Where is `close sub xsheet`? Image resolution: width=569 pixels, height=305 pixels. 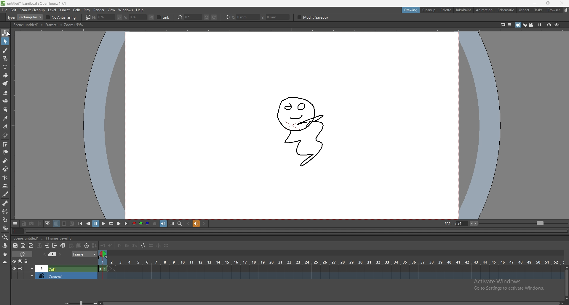
close sub xsheet is located at coordinates (55, 245).